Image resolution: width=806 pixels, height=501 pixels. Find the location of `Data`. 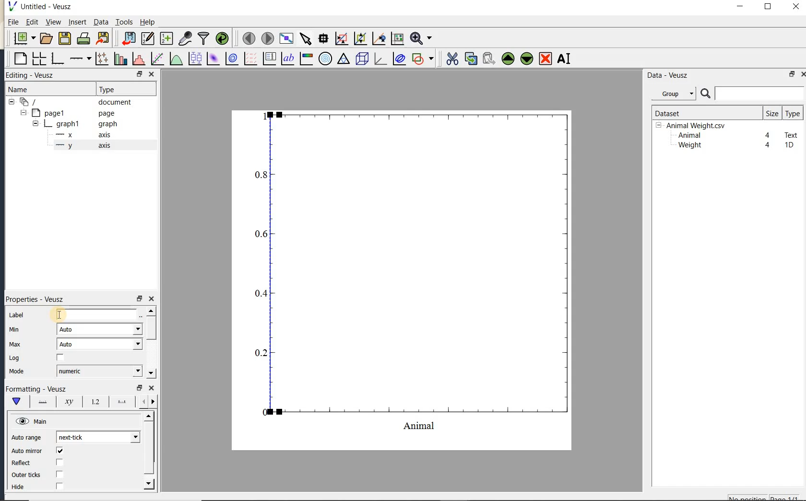

Data is located at coordinates (101, 22).